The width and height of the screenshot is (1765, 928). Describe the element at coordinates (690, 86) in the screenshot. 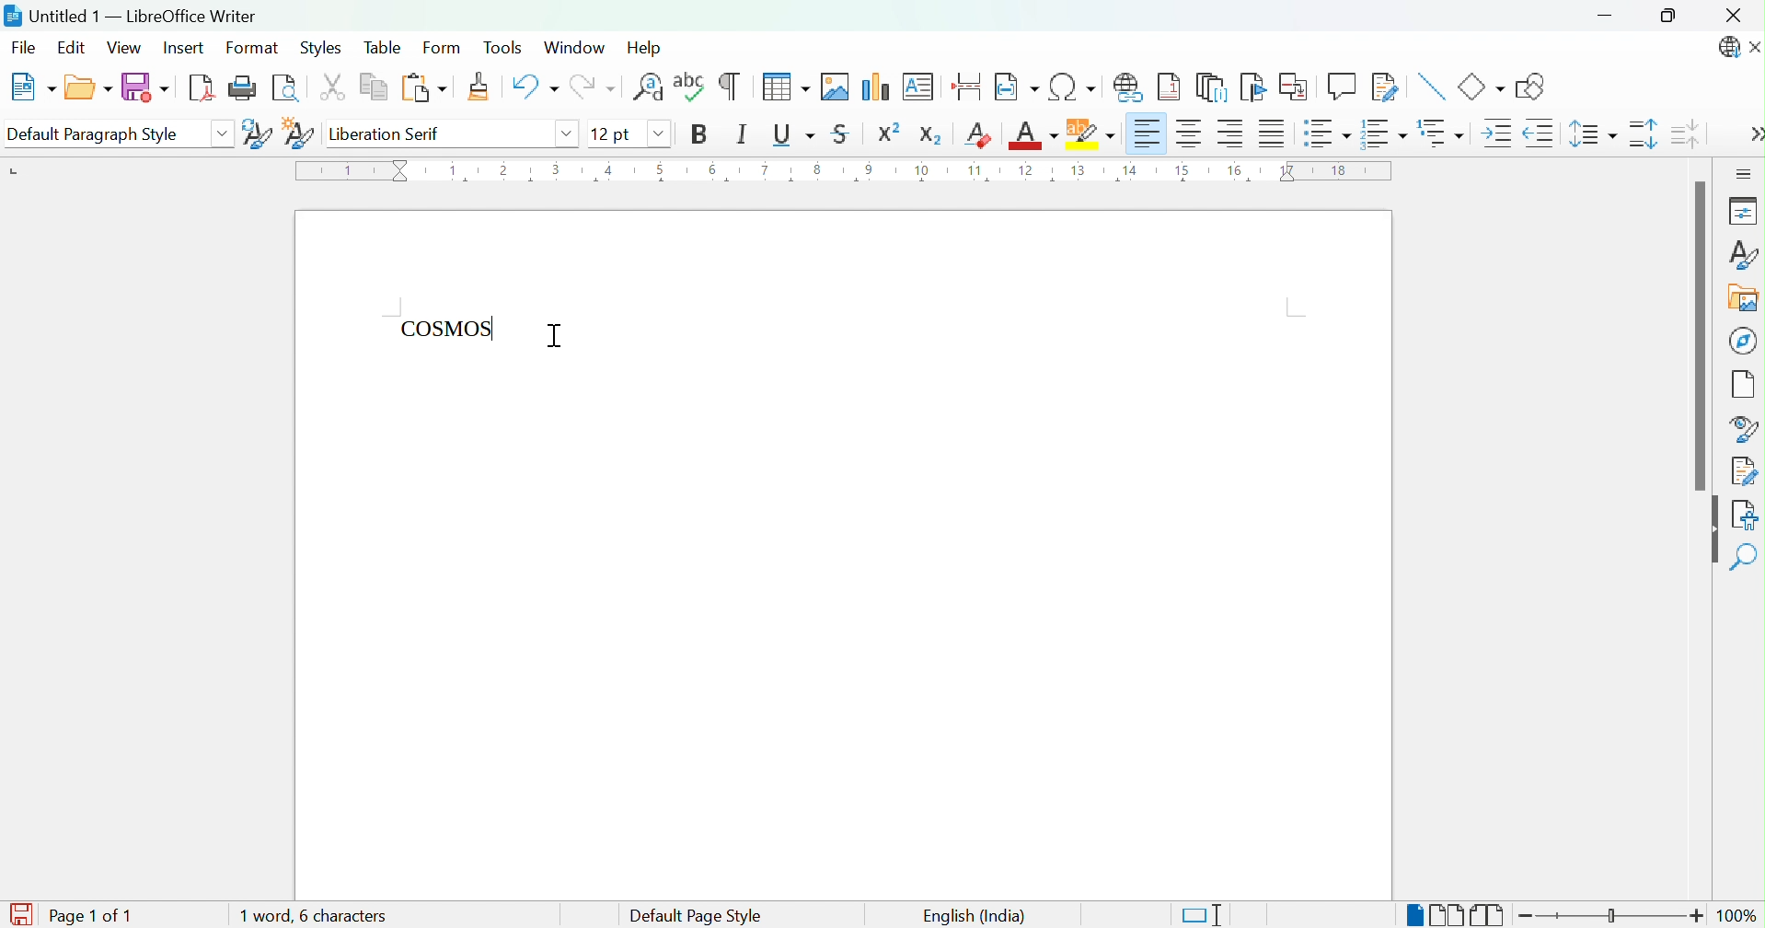

I see `Check Spelling` at that location.